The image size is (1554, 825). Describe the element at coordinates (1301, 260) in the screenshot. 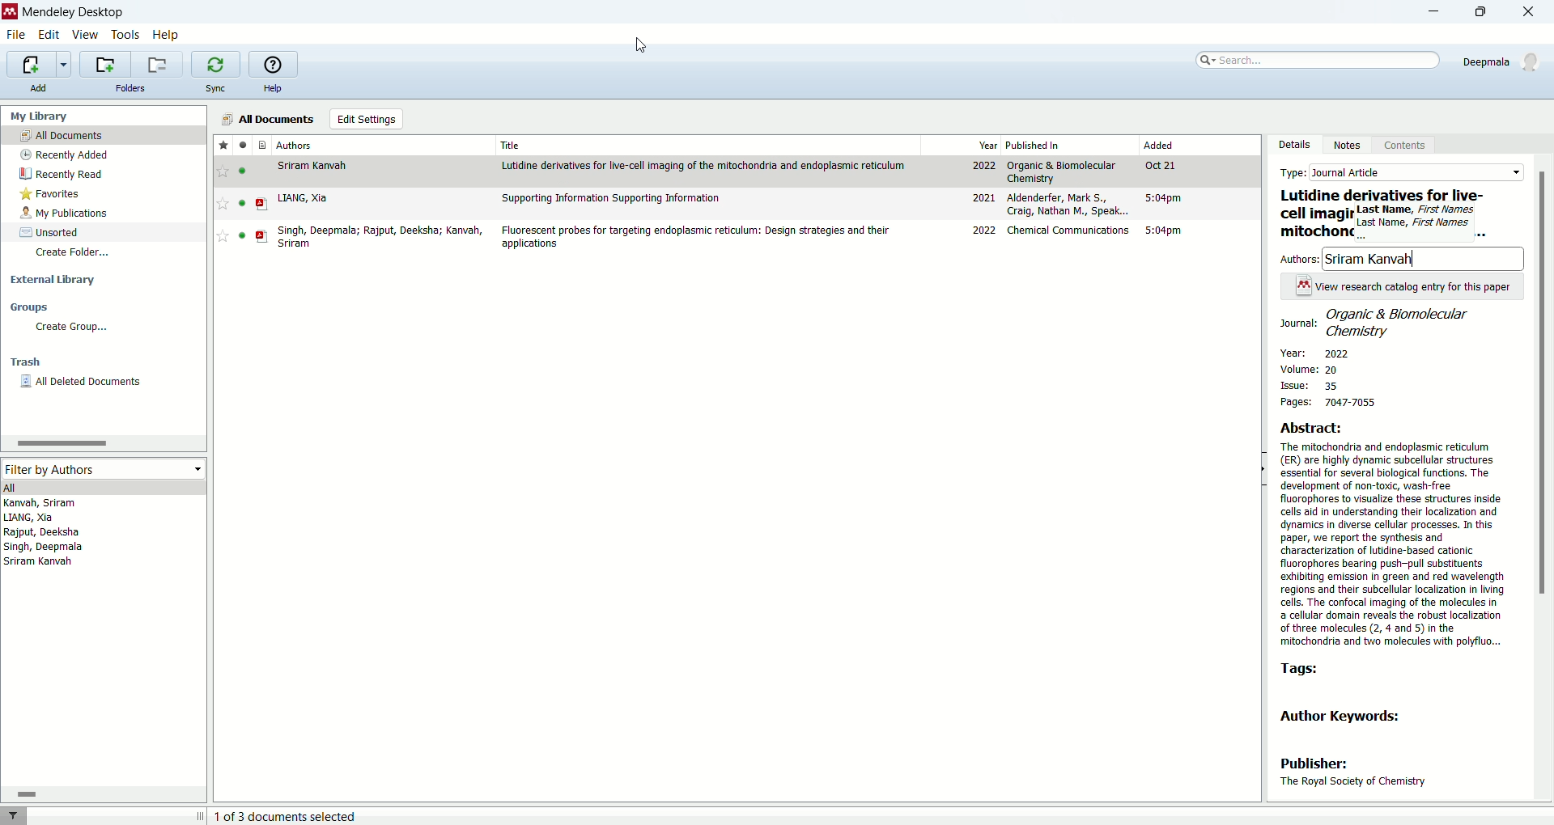

I see `author` at that location.